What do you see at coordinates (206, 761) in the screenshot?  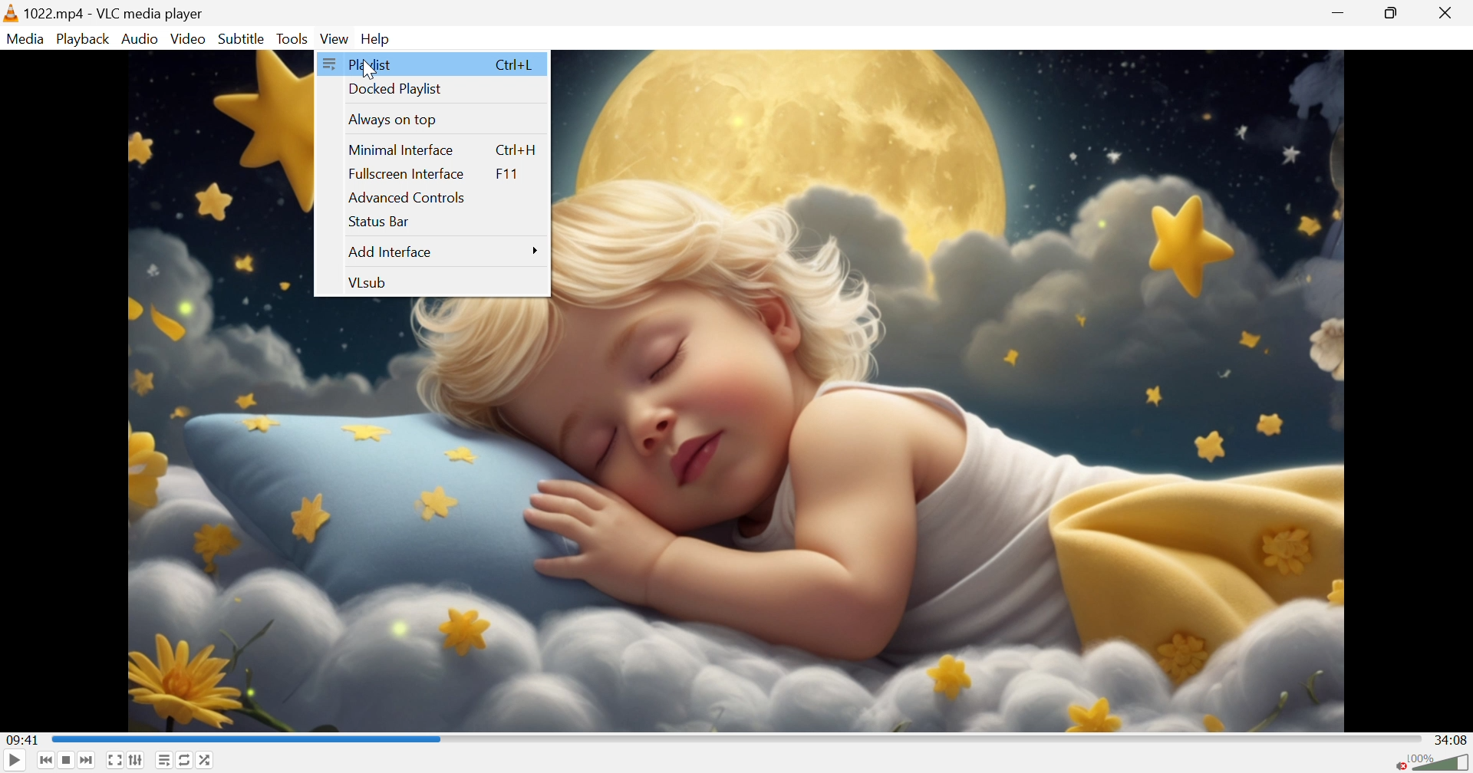 I see `Random` at bounding box center [206, 761].